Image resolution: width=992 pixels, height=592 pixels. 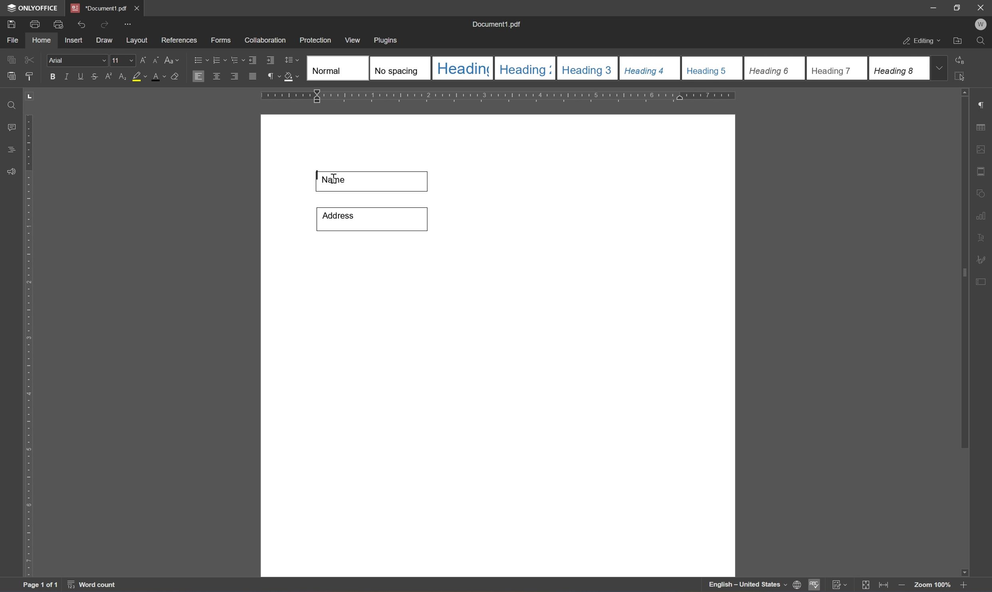 I want to click on undo, so click(x=80, y=24).